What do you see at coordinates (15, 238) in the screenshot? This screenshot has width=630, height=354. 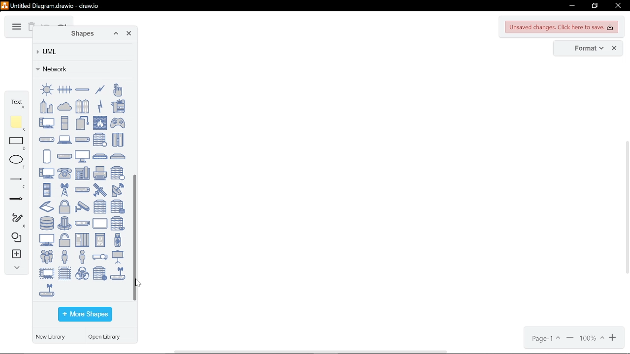 I see `shapes` at bounding box center [15, 238].